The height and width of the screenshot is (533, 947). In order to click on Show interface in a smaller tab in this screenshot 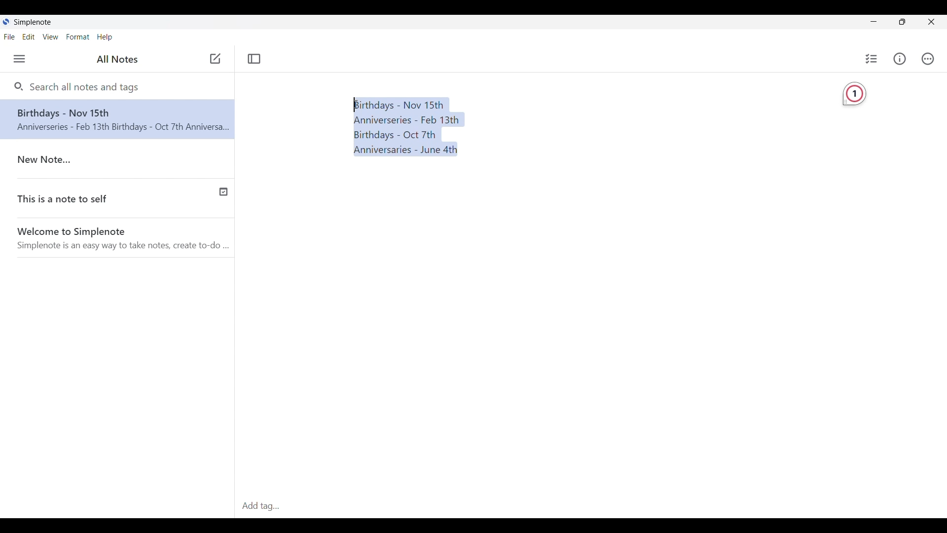, I will do `click(903, 22)`.